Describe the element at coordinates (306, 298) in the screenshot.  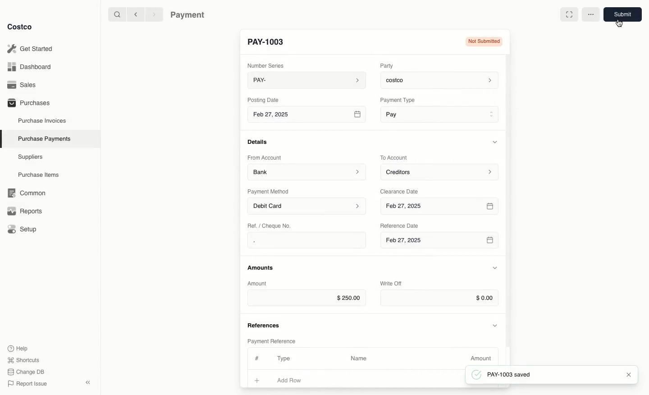
I see `$250.00` at that location.